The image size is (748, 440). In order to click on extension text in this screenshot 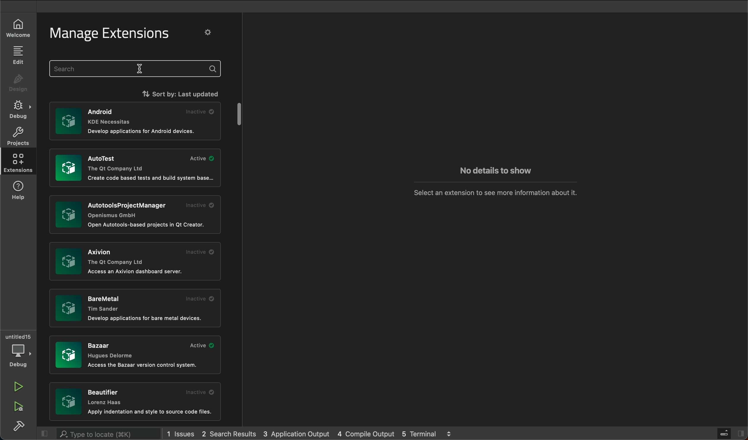, I will do `click(151, 412)`.